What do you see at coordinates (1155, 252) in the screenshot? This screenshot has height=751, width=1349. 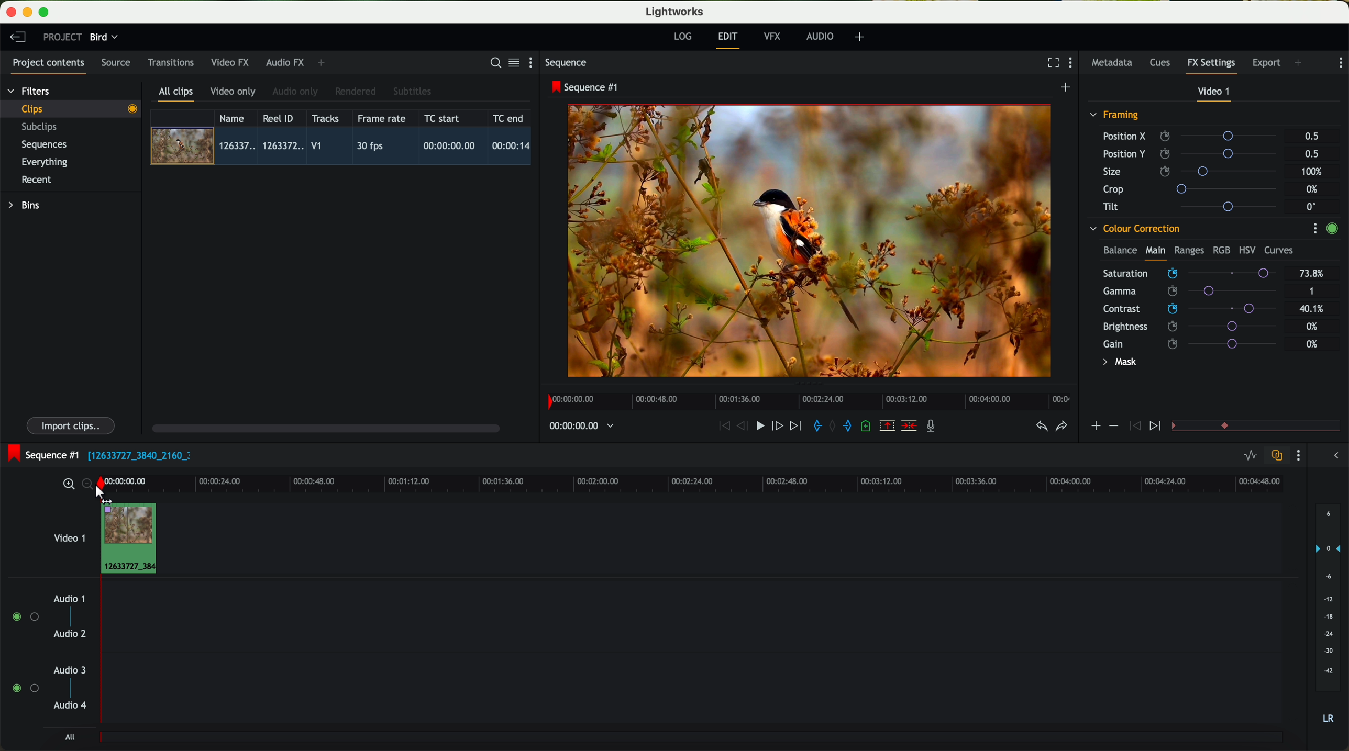 I see `main` at bounding box center [1155, 252].